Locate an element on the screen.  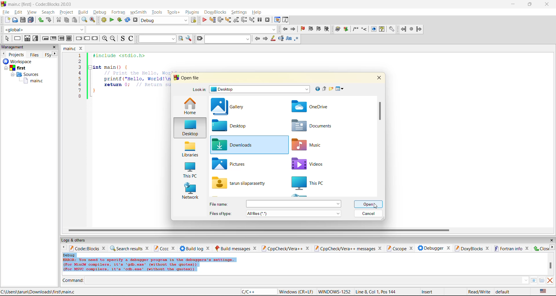
jump forward is located at coordinates (294, 29).